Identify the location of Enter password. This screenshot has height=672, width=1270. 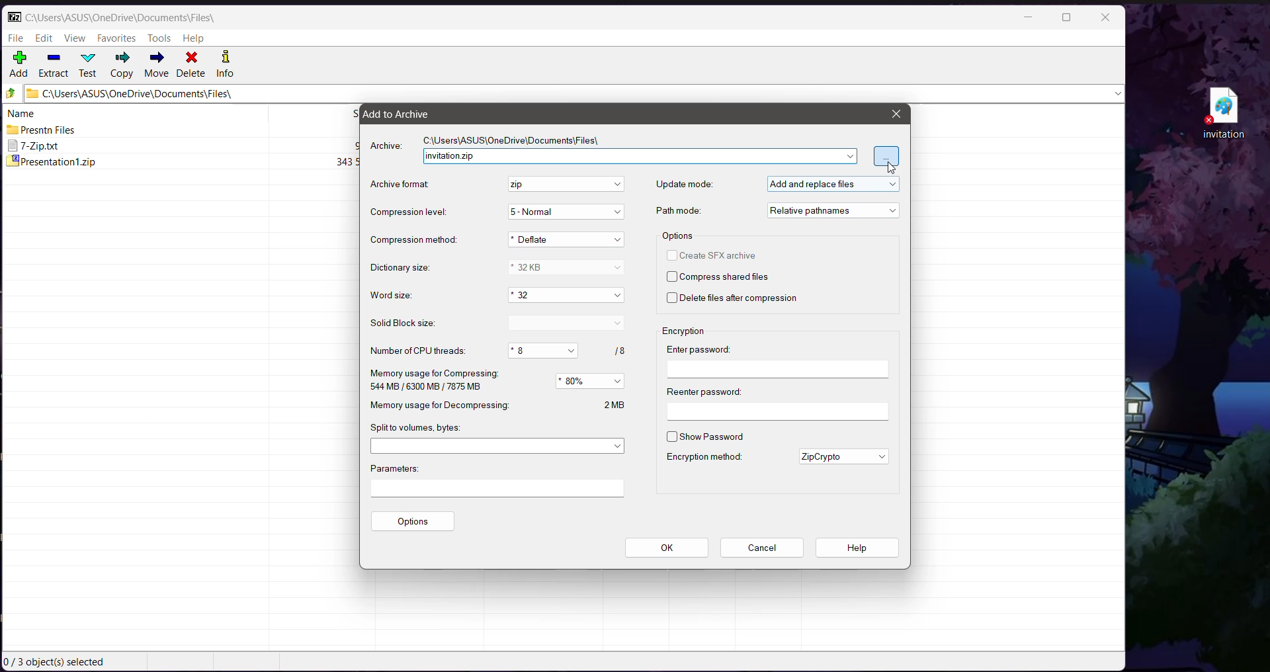
(777, 360).